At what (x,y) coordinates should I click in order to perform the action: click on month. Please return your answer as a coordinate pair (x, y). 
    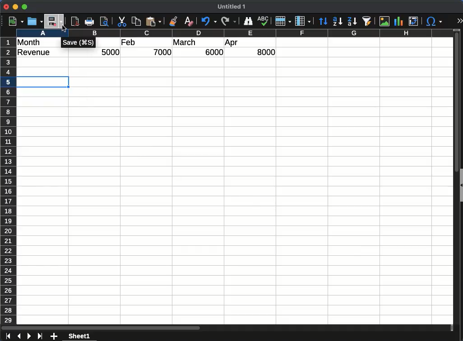
    Looking at the image, I should click on (28, 42).